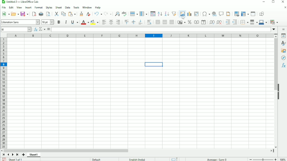 The image size is (287, 161). What do you see at coordinates (20, 22) in the screenshot?
I see `Liberation sans` at bounding box center [20, 22].